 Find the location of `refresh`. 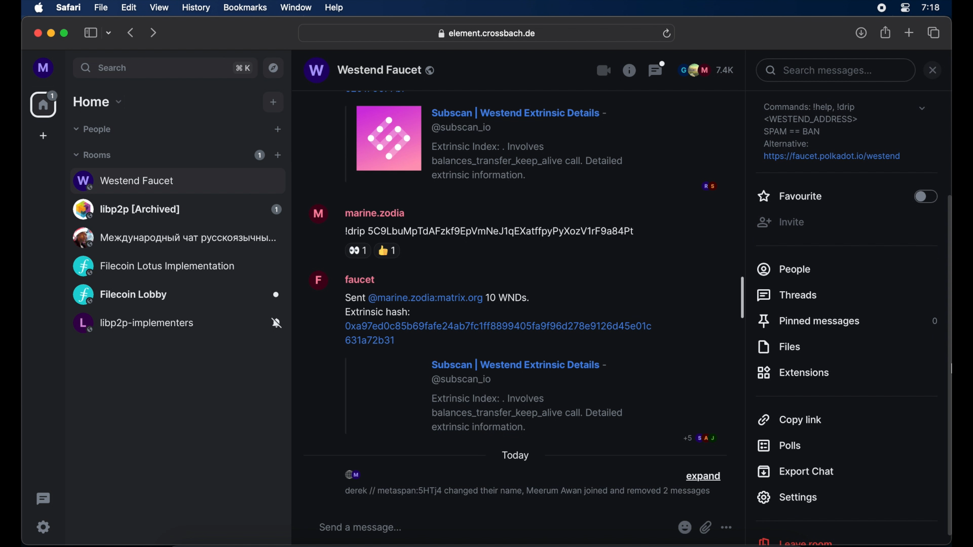

refresh is located at coordinates (666, 34).